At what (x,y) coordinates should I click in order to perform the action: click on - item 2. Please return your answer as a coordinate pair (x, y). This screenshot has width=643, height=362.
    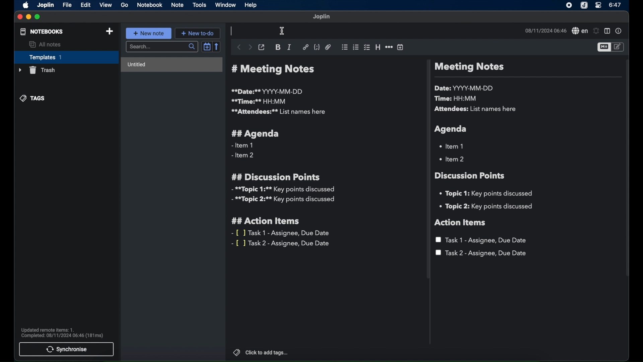
    Looking at the image, I should click on (243, 156).